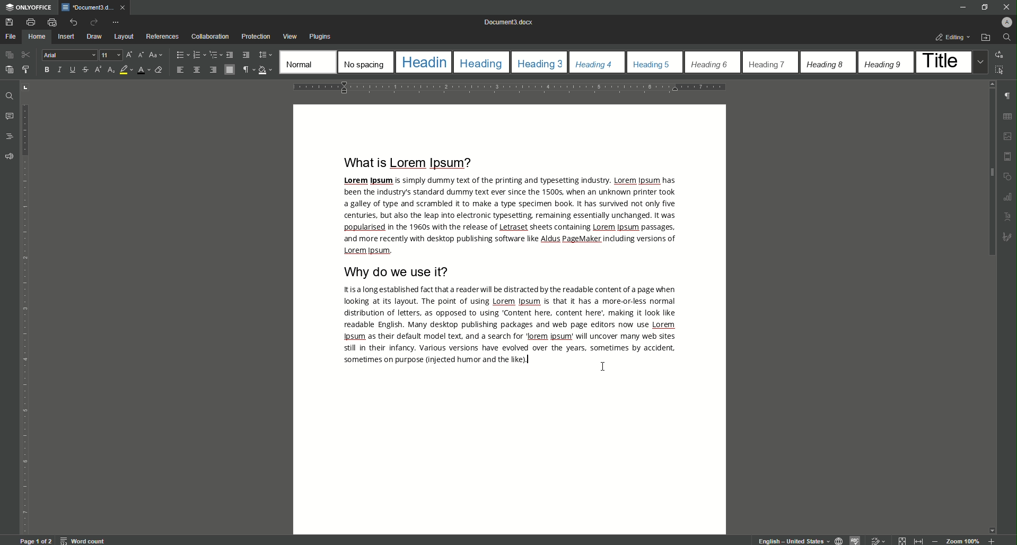  What do you see at coordinates (213, 71) in the screenshot?
I see `Align Right` at bounding box center [213, 71].